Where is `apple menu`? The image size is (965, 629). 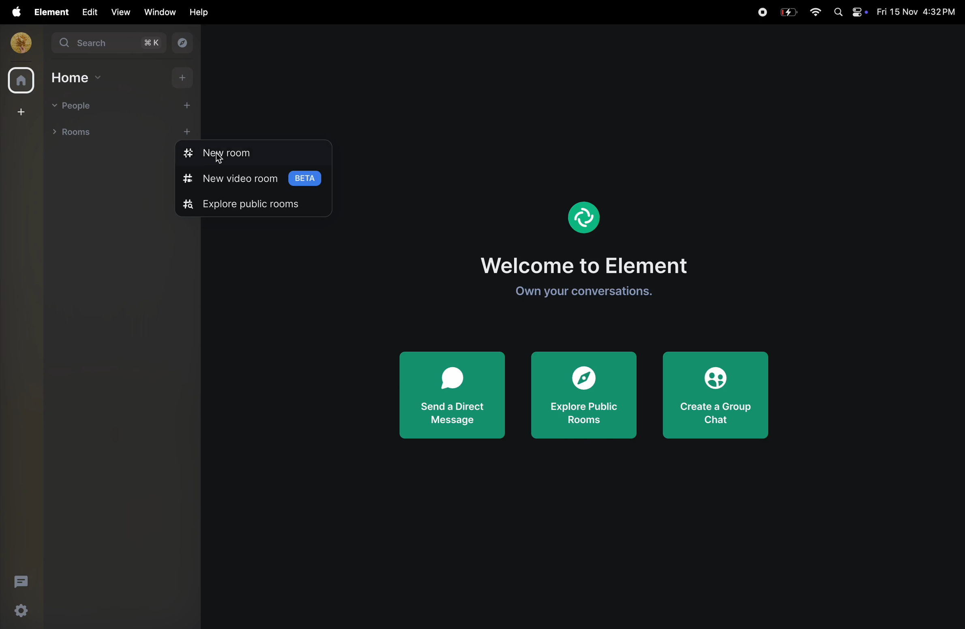 apple menu is located at coordinates (13, 12).